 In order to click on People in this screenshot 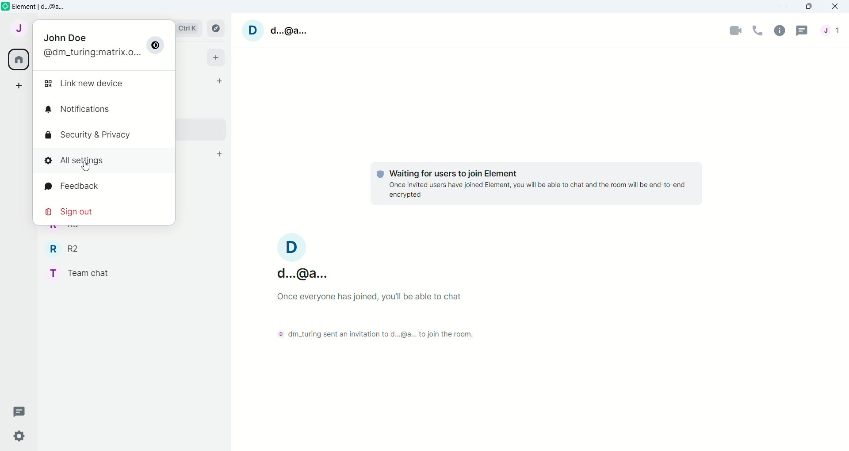, I will do `click(831, 30)`.